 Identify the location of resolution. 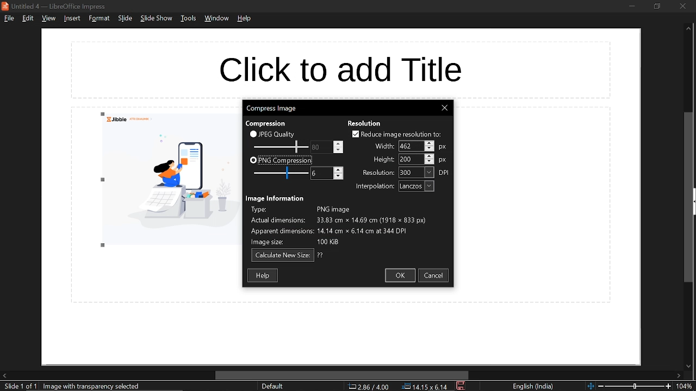
(365, 123).